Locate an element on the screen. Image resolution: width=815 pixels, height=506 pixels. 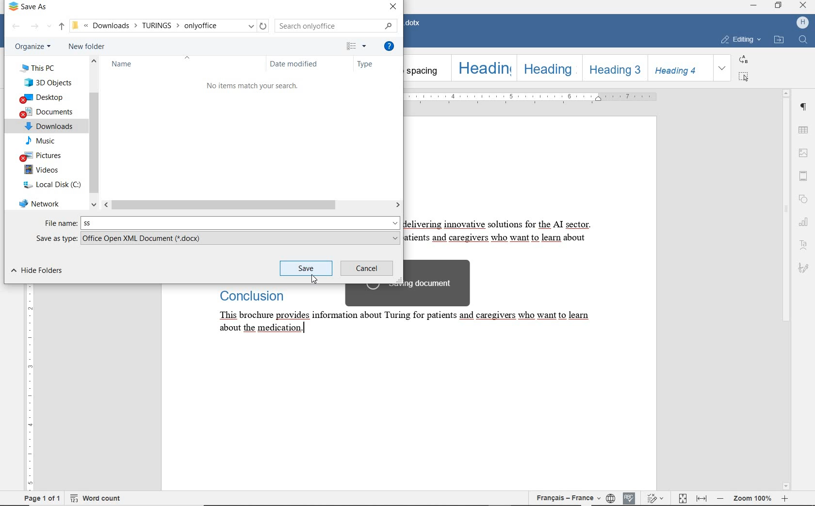
GET HELP is located at coordinates (389, 46).